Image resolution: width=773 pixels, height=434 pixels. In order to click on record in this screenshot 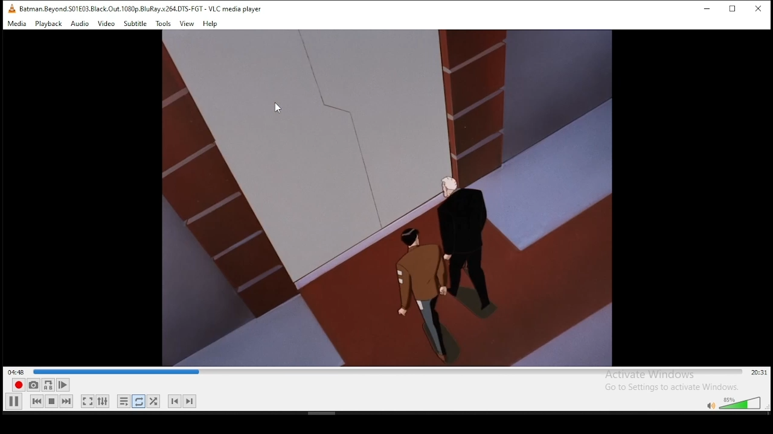, I will do `click(18, 385)`.